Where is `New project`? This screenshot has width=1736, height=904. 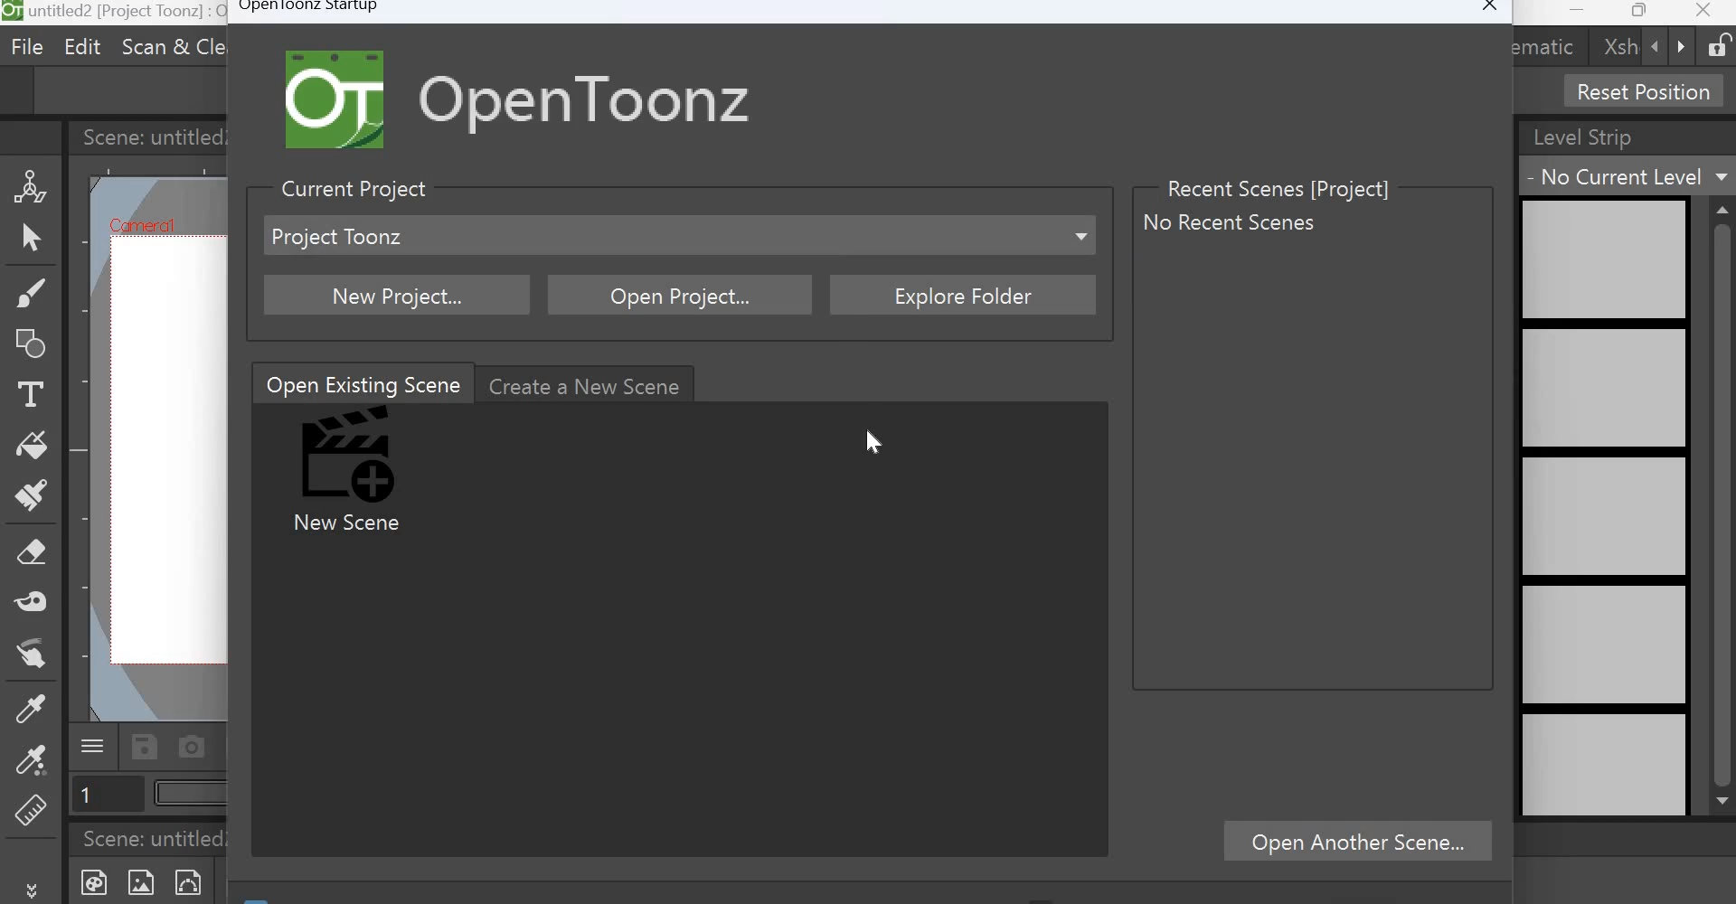
New project is located at coordinates (399, 294).